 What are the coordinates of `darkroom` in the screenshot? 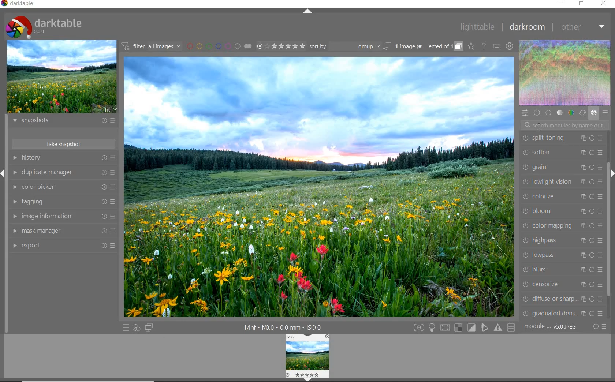 It's located at (528, 27).